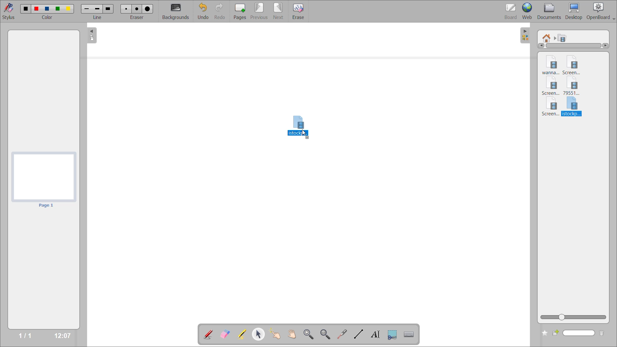 The image size is (617, 347). What do you see at coordinates (291, 333) in the screenshot?
I see `scroll page` at bounding box center [291, 333].